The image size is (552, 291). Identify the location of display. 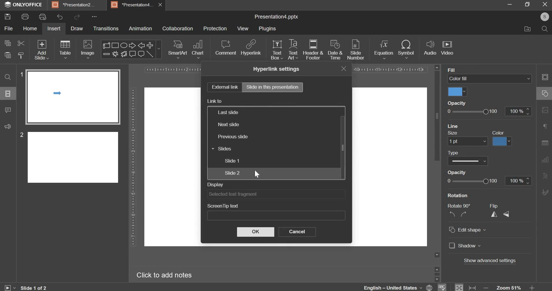
(276, 194).